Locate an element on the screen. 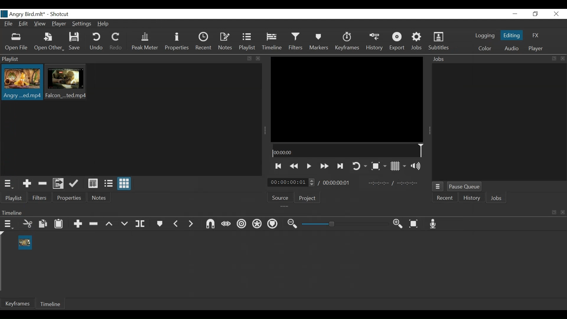  Total duration is located at coordinates (337, 183).